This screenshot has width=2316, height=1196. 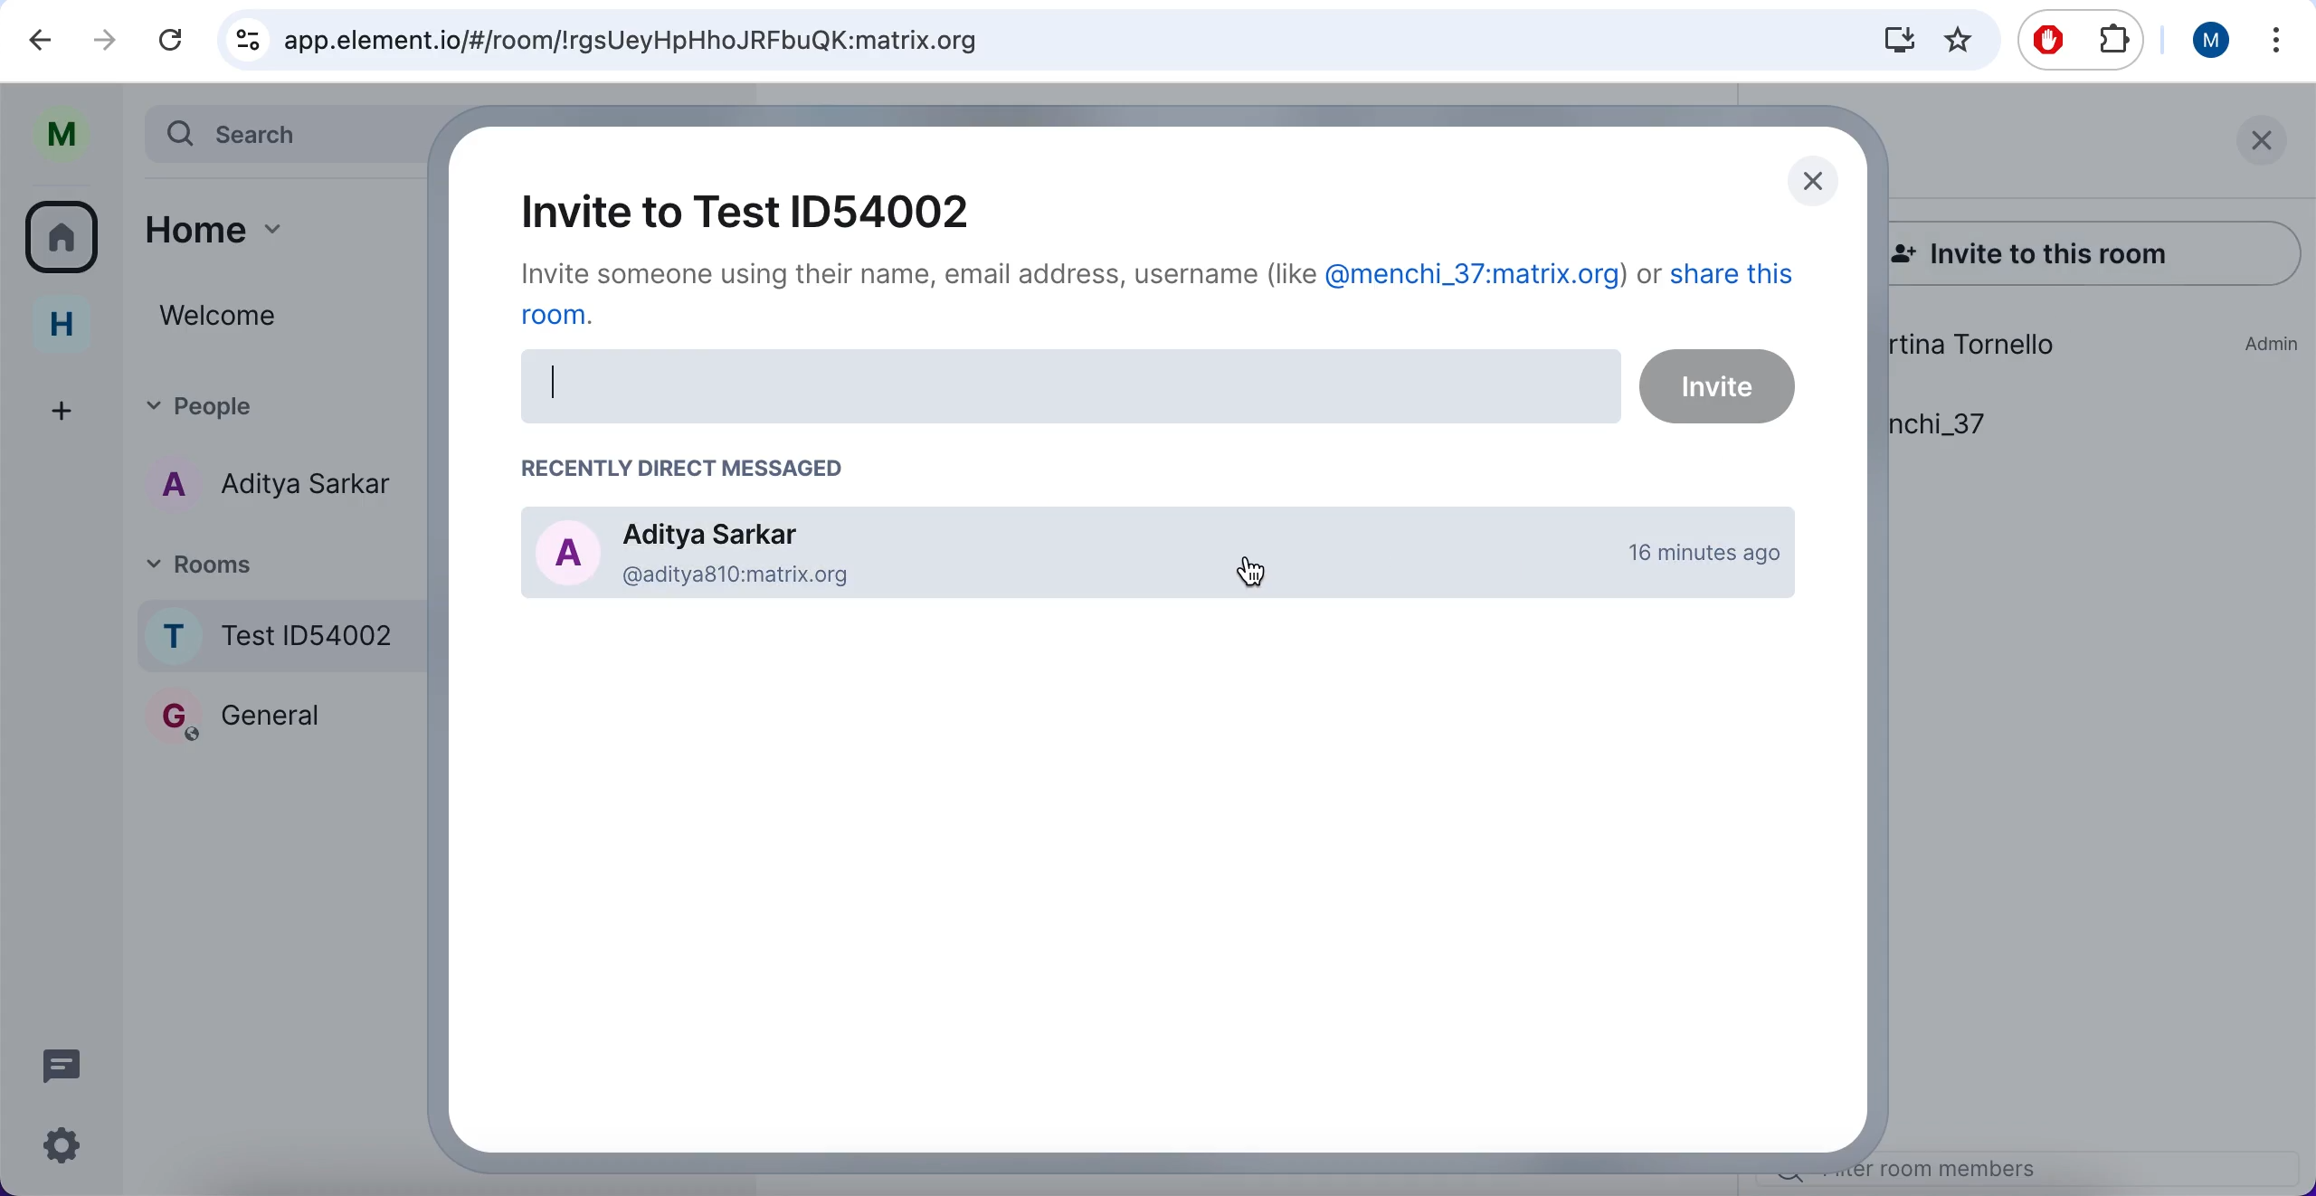 I want to click on close, so click(x=2264, y=150).